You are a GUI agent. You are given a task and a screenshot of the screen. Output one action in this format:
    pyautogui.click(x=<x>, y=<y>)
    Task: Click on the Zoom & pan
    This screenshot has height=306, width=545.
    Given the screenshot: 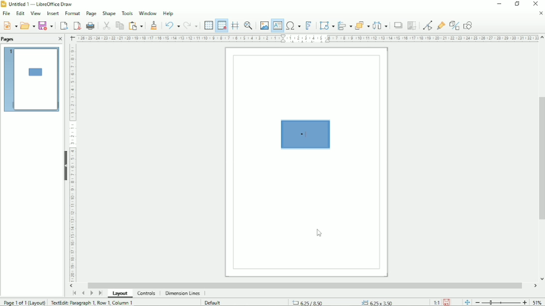 What is the action you would take?
    pyautogui.click(x=249, y=24)
    